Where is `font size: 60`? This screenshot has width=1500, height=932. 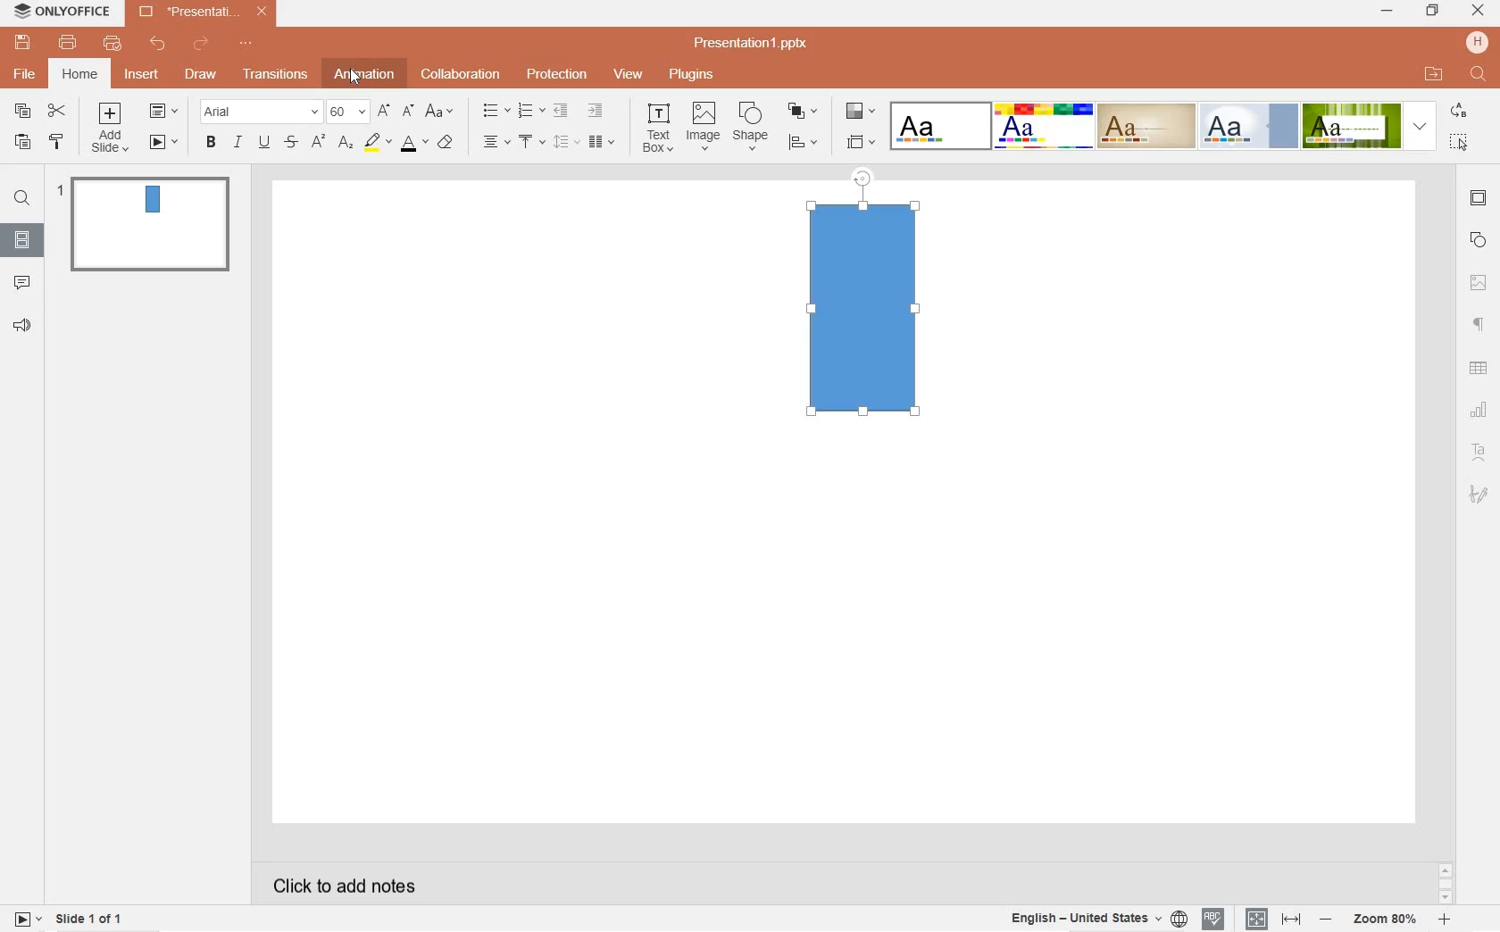 font size: 60 is located at coordinates (346, 113).